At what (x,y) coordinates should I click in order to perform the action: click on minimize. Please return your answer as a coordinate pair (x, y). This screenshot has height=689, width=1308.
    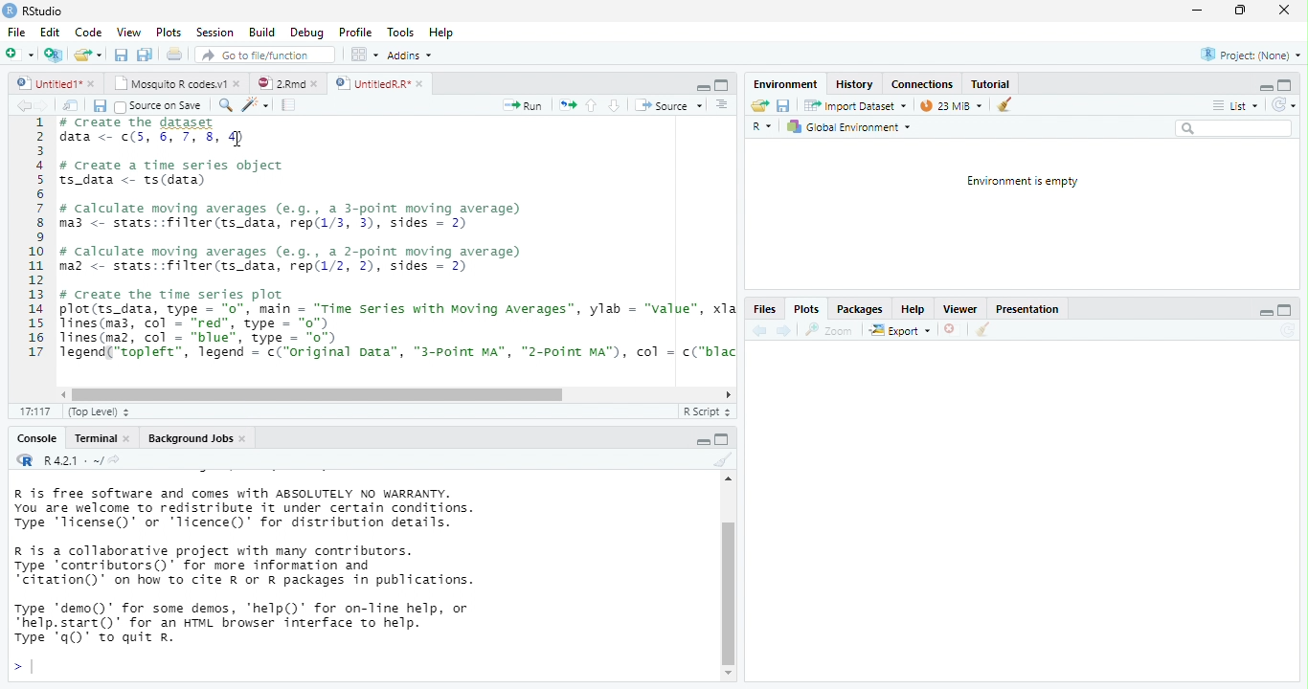
    Looking at the image, I should click on (722, 438).